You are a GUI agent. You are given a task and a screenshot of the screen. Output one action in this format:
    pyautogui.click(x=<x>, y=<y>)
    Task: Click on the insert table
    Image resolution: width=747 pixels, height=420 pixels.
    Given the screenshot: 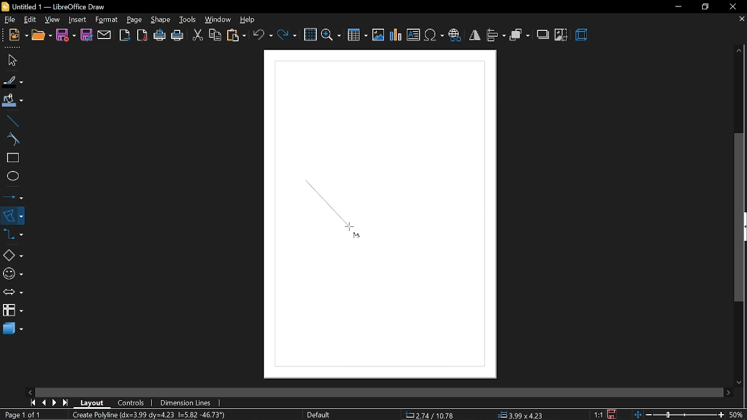 What is the action you would take?
    pyautogui.click(x=357, y=34)
    